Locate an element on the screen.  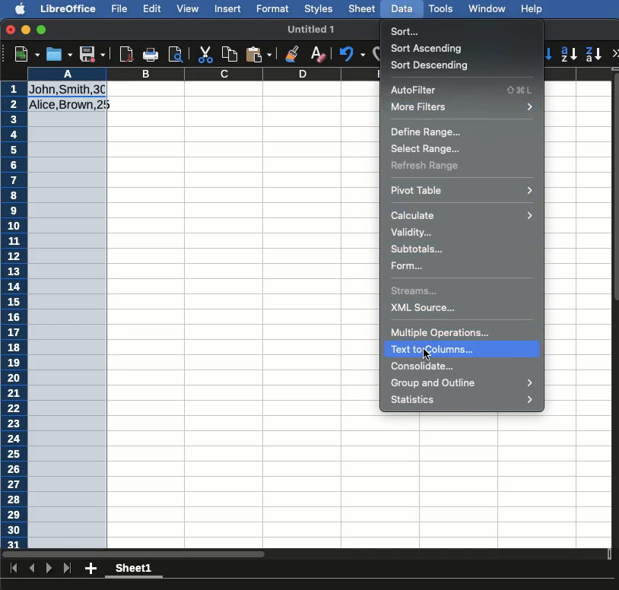
Close is located at coordinates (10, 30).